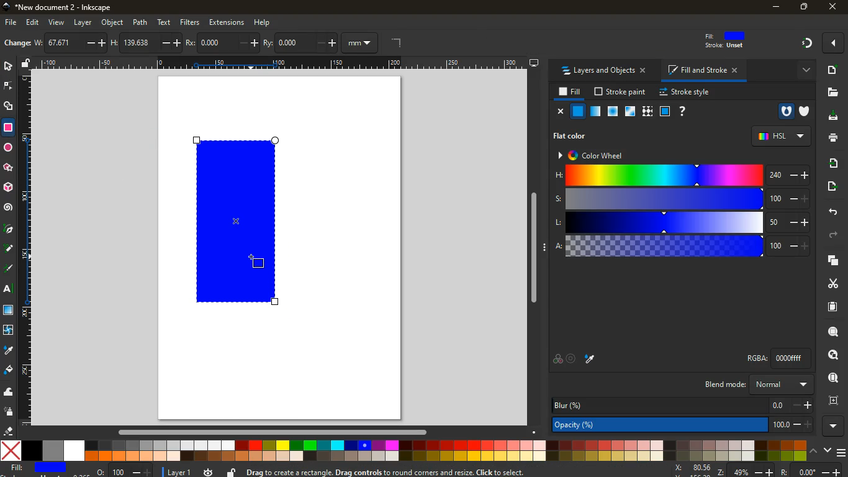 Image resolution: width=848 pixels, height=477 pixels. Describe the element at coordinates (248, 222) in the screenshot. I see `rectangle` at that location.